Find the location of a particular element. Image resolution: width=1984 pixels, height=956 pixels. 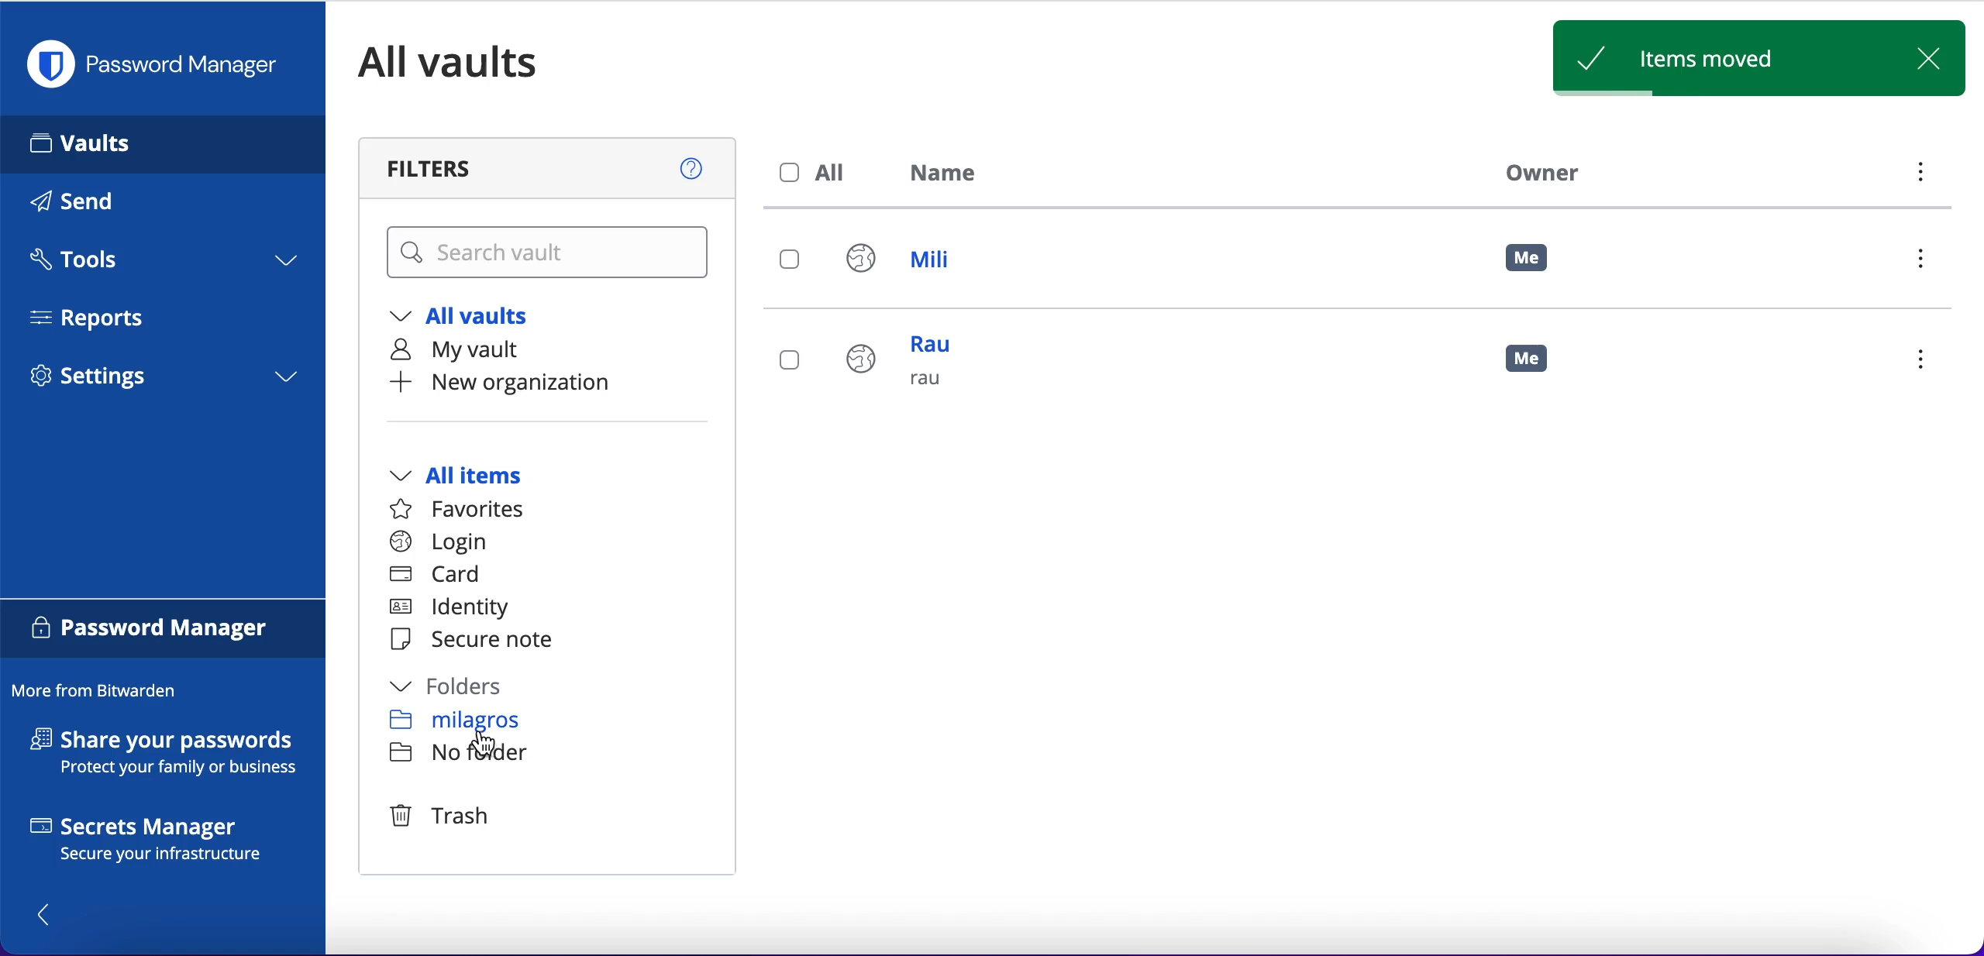

mili is located at coordinates (914, 263).